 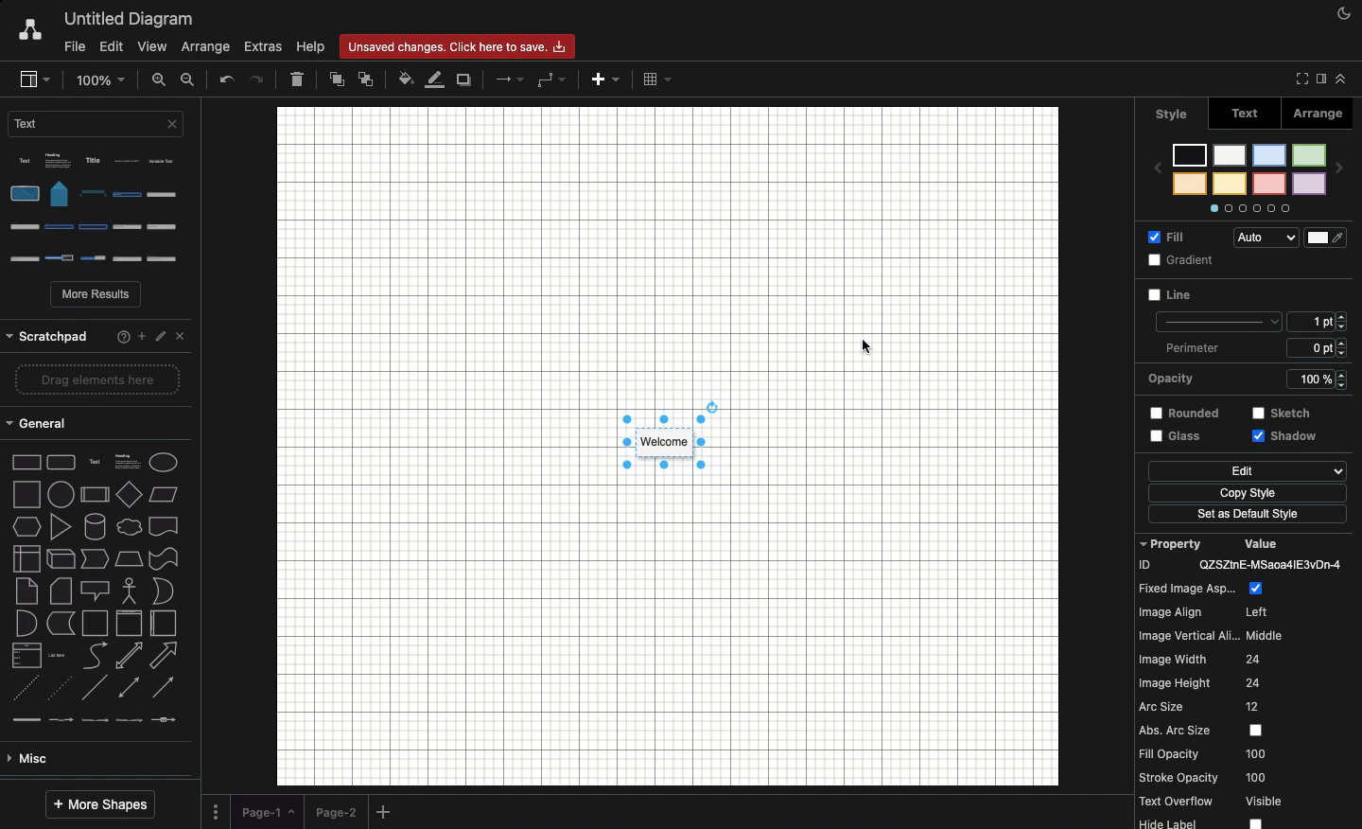 What do you see at coordinates (1248, 491) in the screenshot?
I see `Set as default style` at bounding box center [1248, 491].